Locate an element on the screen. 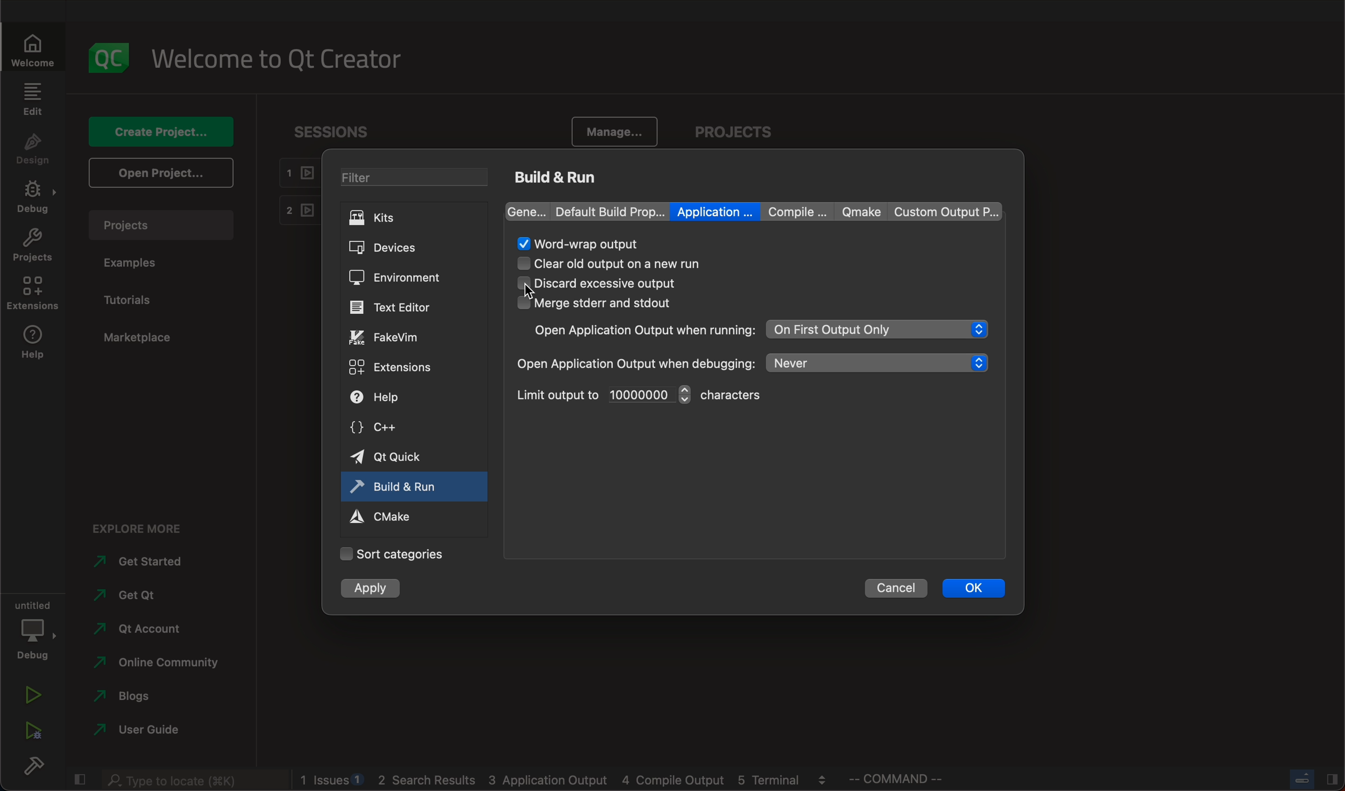  projects is located at coordinates (160, 225).